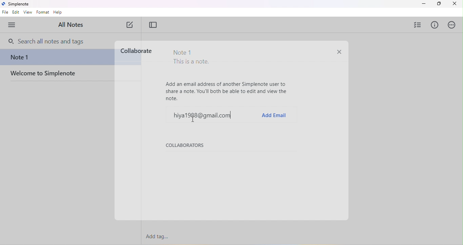  I want to click on help, so click(58, 13).